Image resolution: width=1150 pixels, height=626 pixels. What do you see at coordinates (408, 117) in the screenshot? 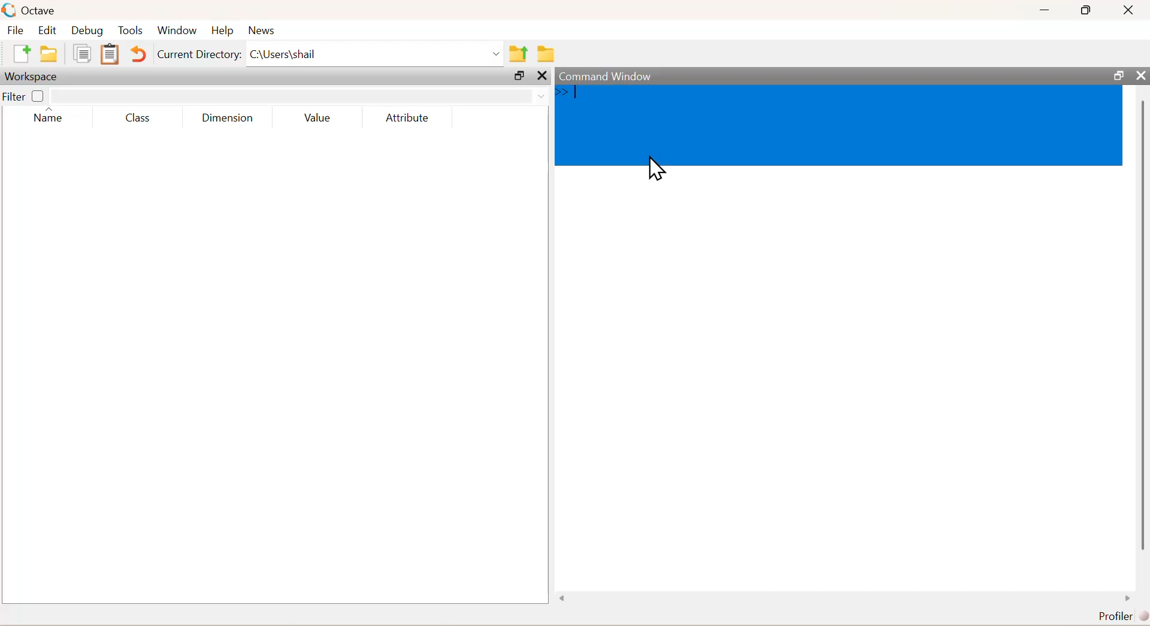
I see `Attribute` at bounding box center [408, 117].